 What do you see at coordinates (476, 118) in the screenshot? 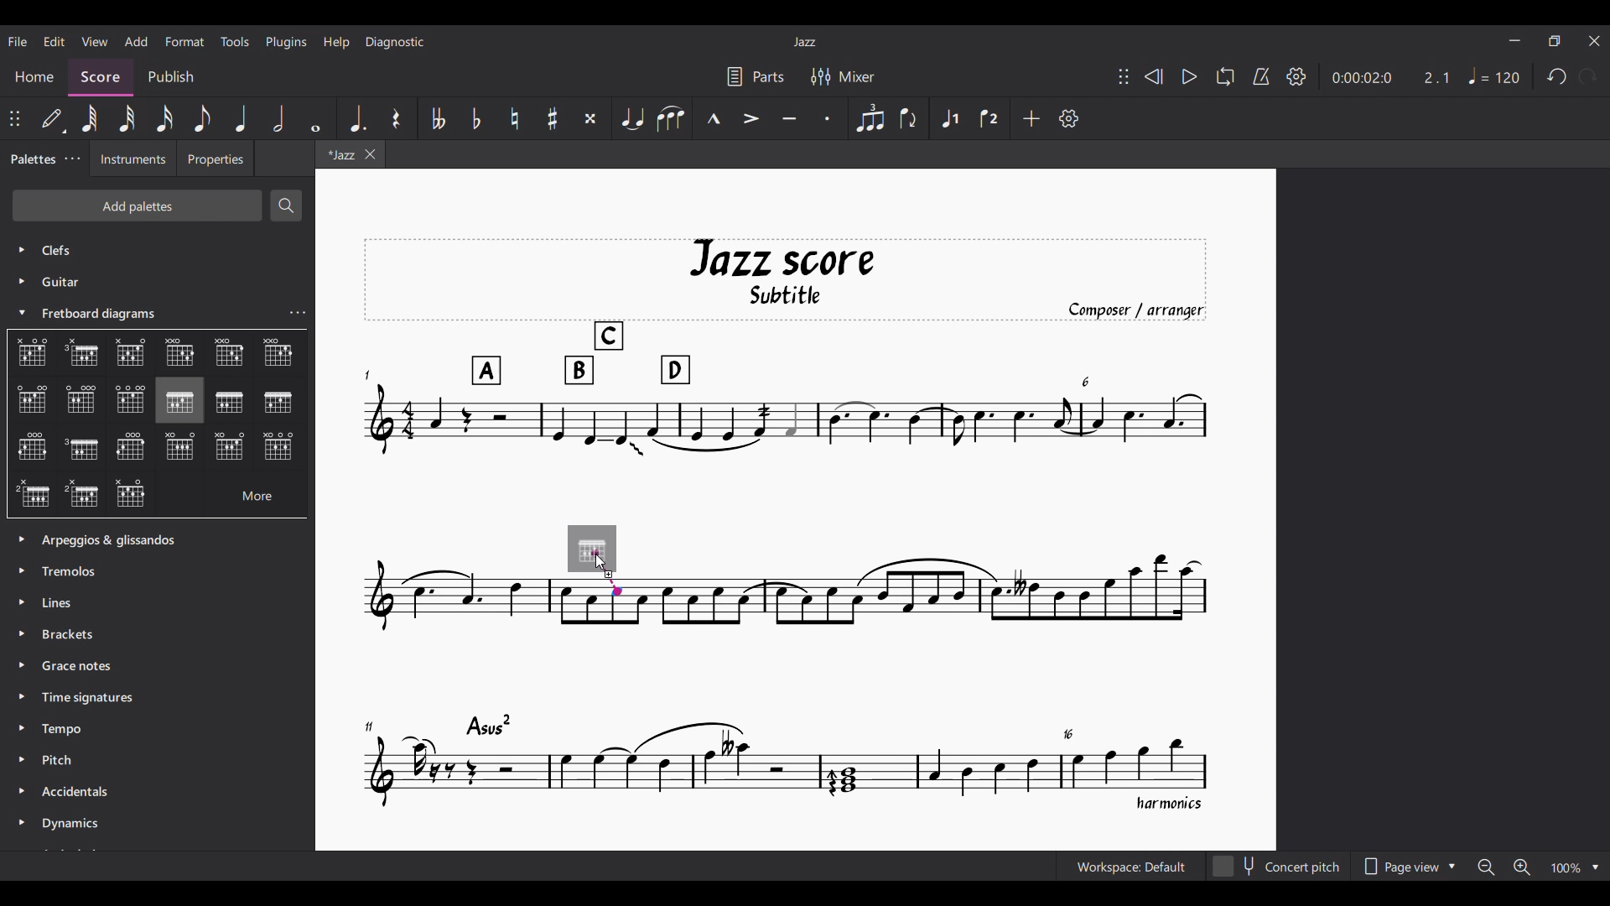
I see `Toggle flat` at bounding box center [476, 118].